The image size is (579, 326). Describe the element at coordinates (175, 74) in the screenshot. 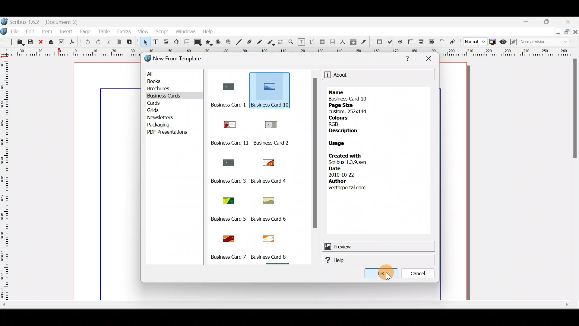

I see `All` at that location.